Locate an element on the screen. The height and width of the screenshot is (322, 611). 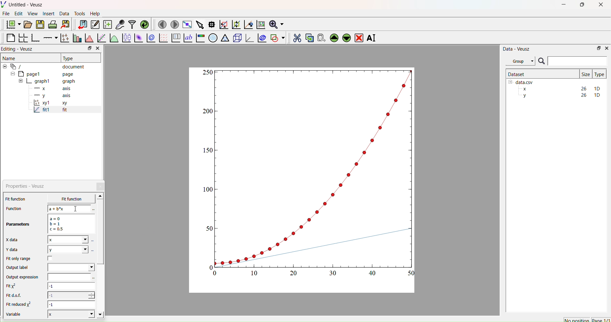
Dropdown is located at coordinates (71, 267).